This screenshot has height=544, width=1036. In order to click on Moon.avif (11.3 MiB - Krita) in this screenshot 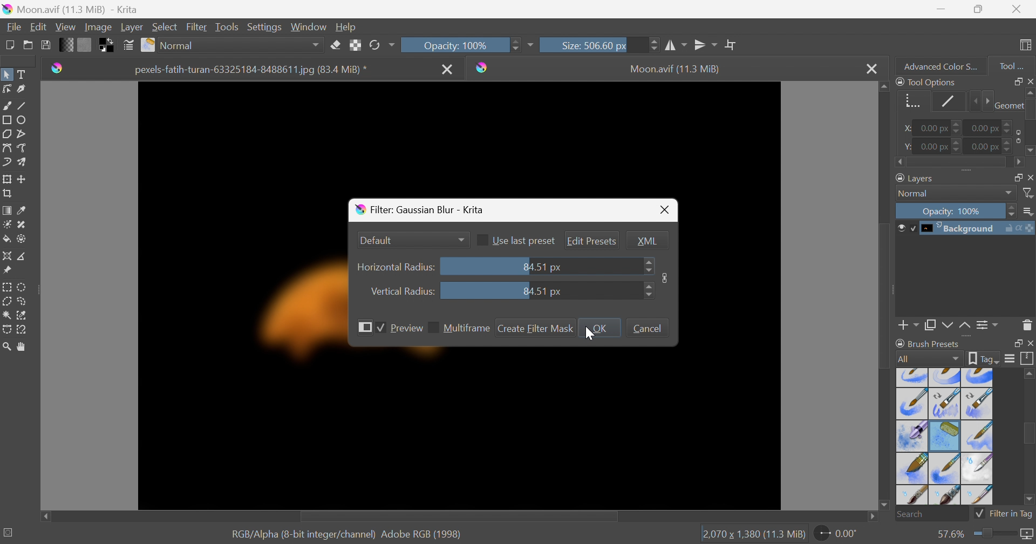, I will do `click(69, 8)`.